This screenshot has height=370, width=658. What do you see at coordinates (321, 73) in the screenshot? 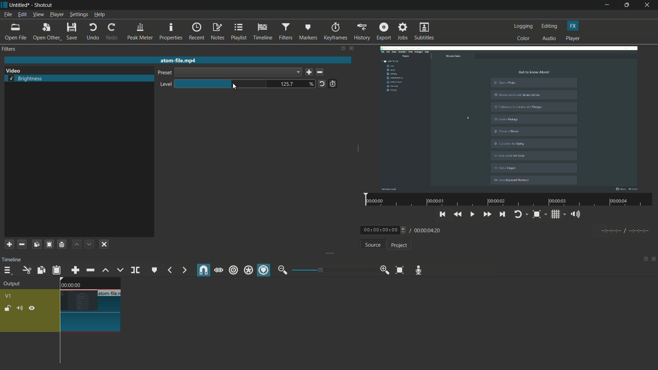
I see `delete` at bounding box center [321, 73].